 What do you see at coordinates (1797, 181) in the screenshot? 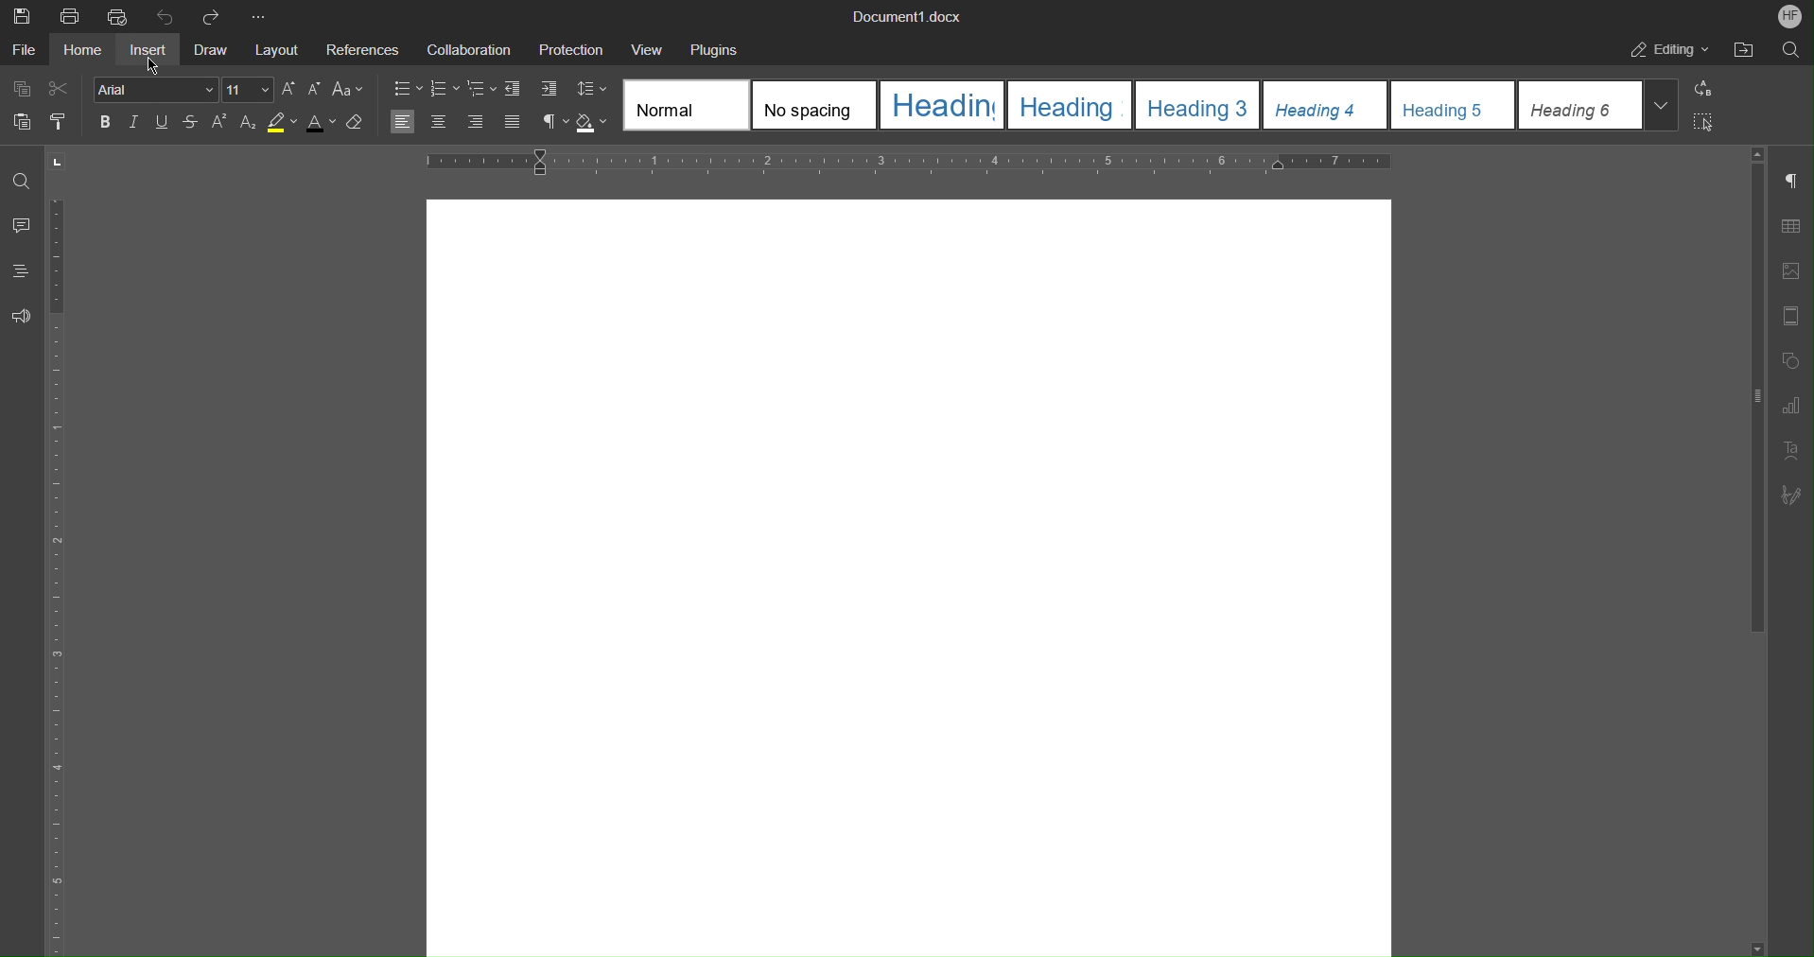
I see `Paragraph Settings` at bounding box center [1797, 181].